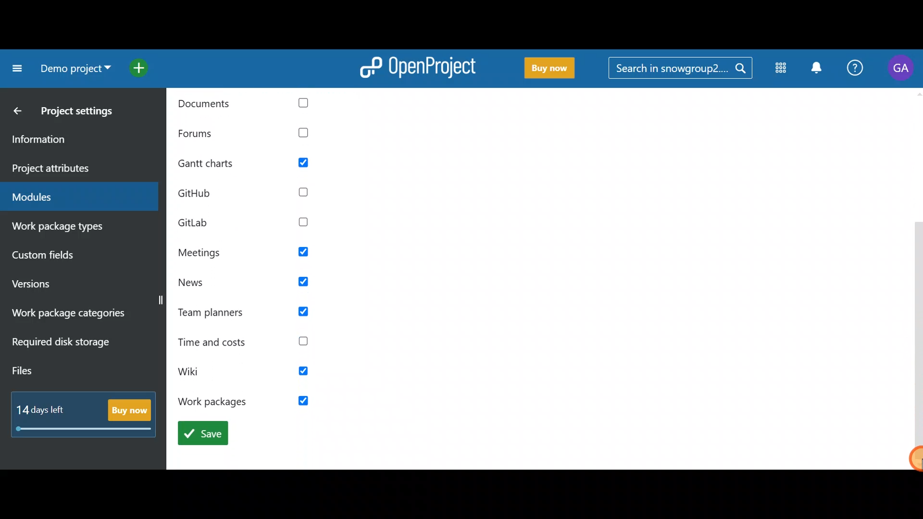 The width and height of the screenshot is (923, 519). What do you see at coordinates (251, 195) in the screenshot?
I see `github` at bounding box center [251, 195].